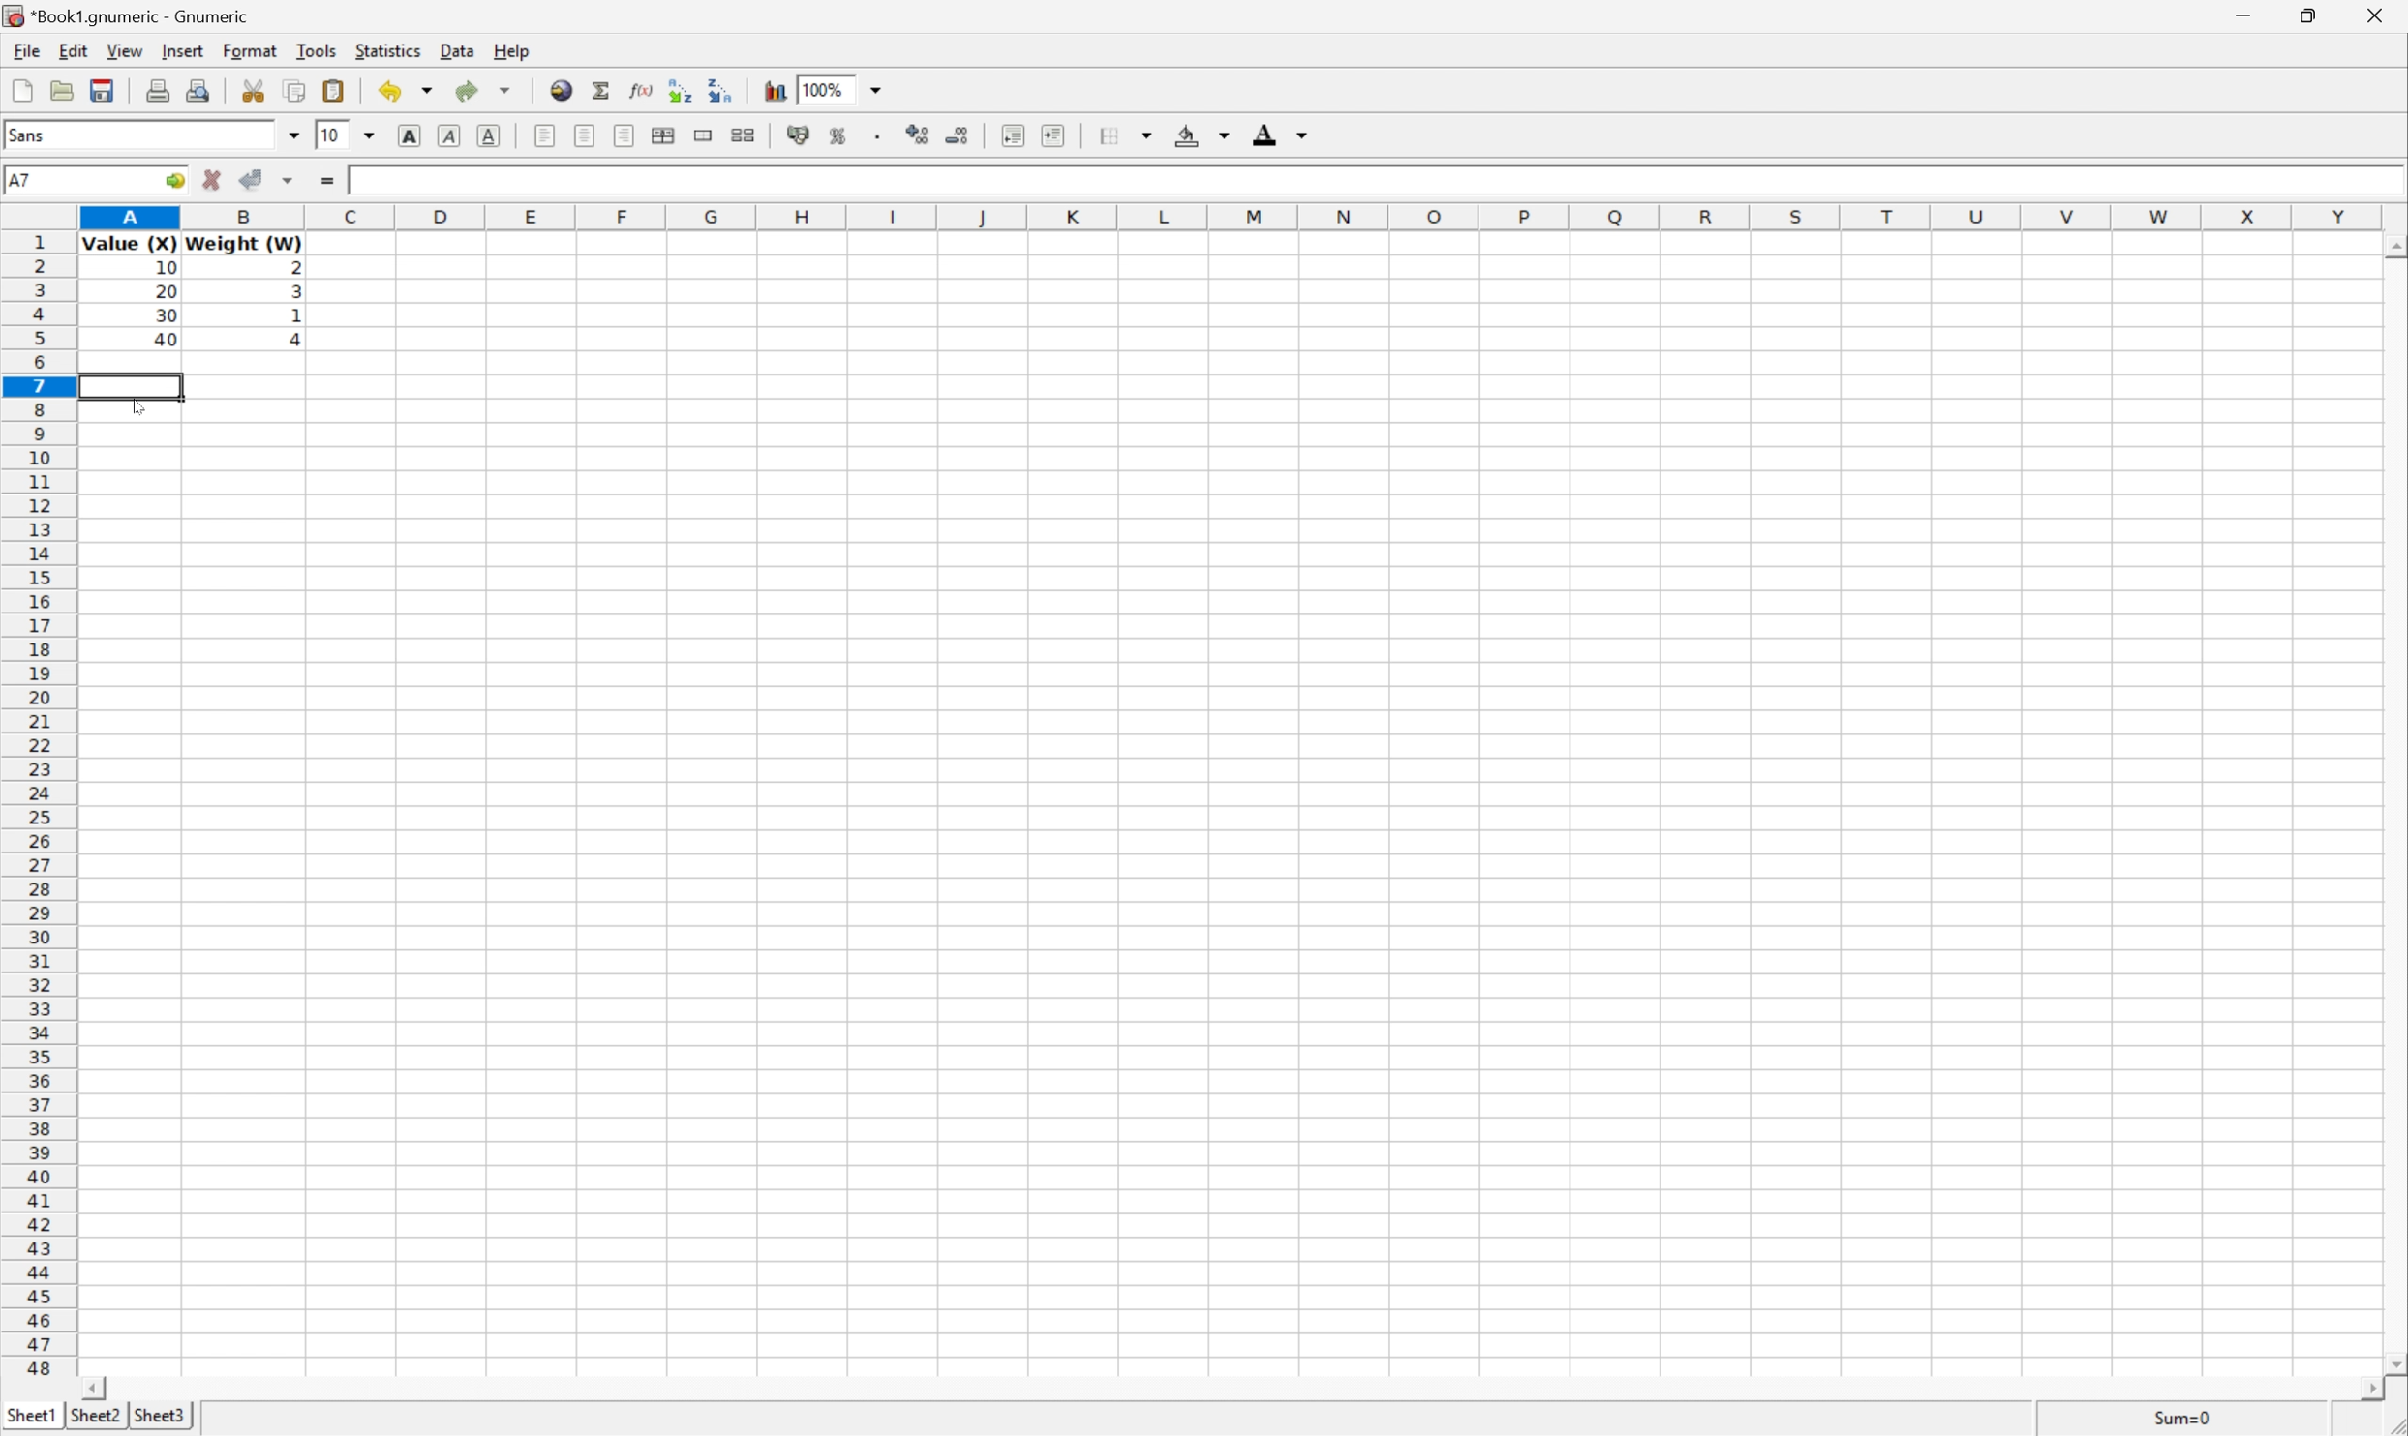  What do you see at coordinates (36, 807) in the screenshot?
I see `Row number` at bounding box center [36, 807].